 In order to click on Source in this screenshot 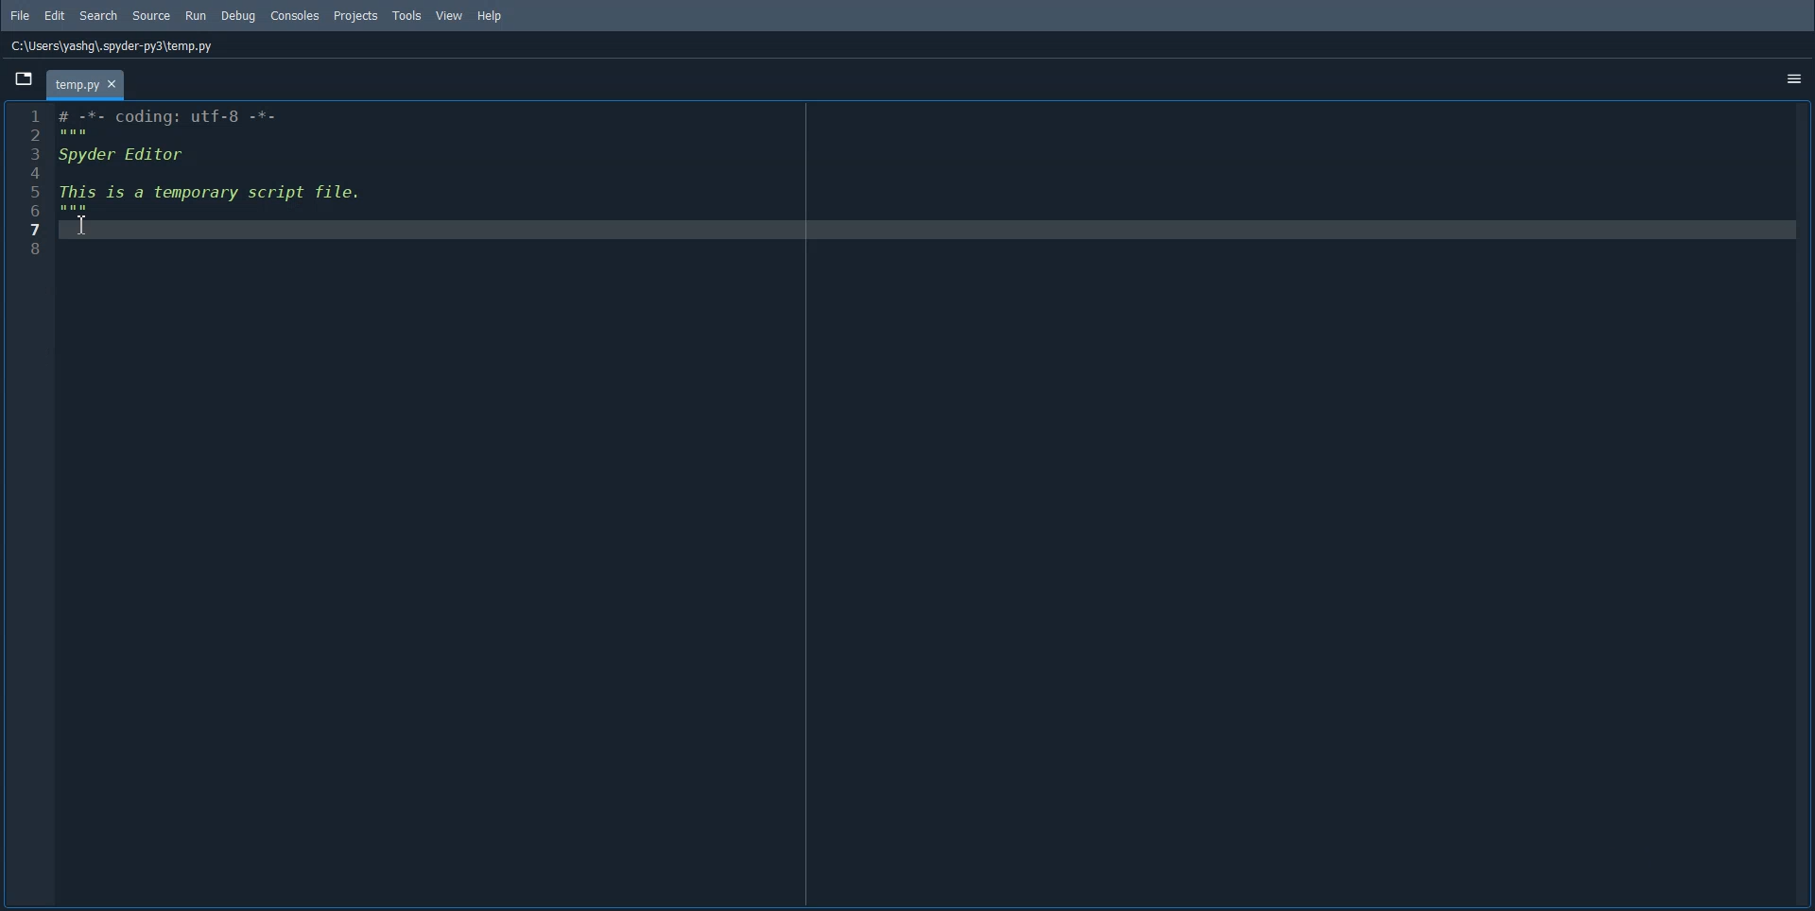, I will do `click(155, 16)`.